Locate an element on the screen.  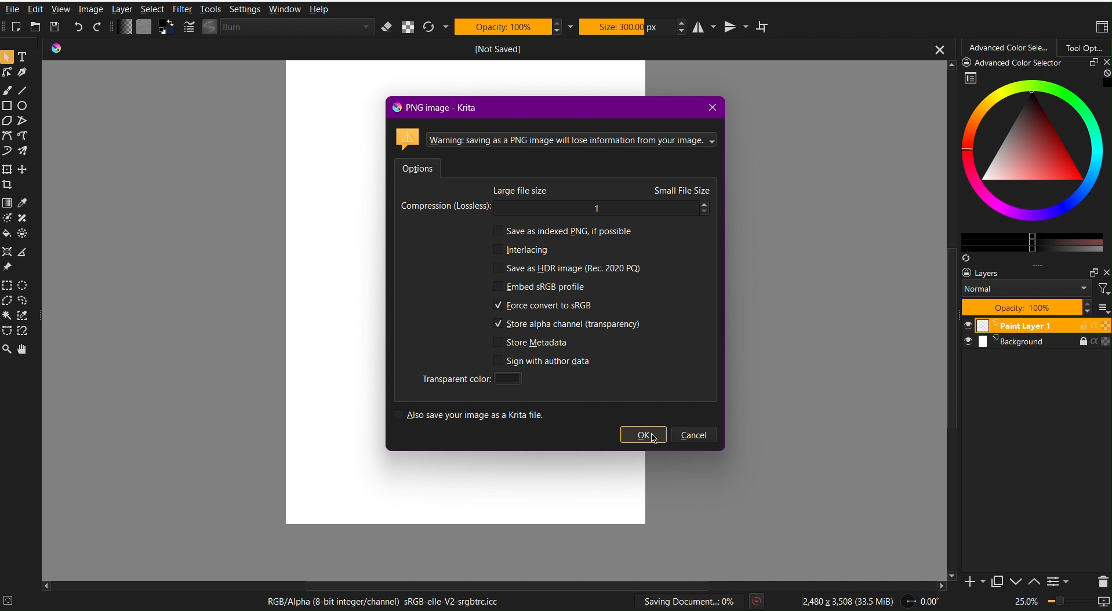
Sign with author data is located at coordinates (544, 361).